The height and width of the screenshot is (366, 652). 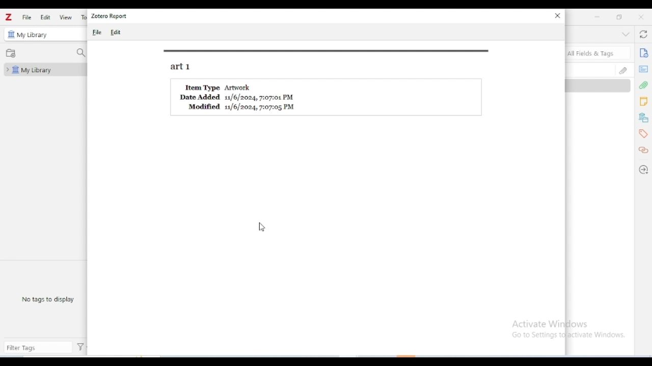 What do you see at coordinates (180, 67) in the screenshot?
I see `art1` at bounding box center [180, 67].